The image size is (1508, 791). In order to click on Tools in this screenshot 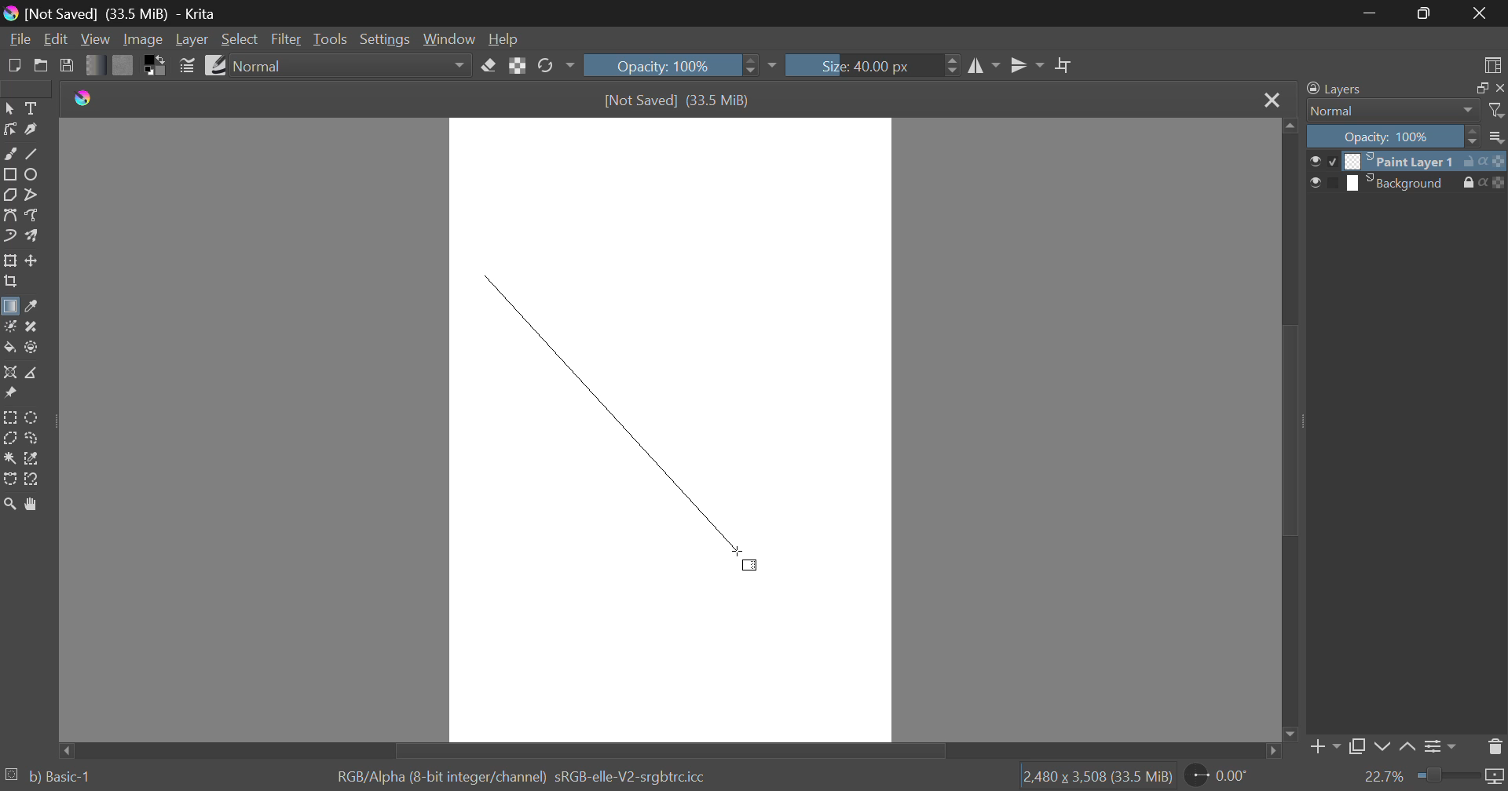, I will do `click(330, 39)`.